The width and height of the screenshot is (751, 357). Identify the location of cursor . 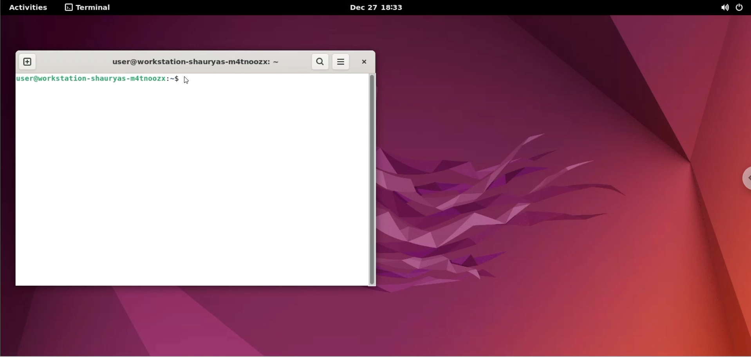
(188, 81).